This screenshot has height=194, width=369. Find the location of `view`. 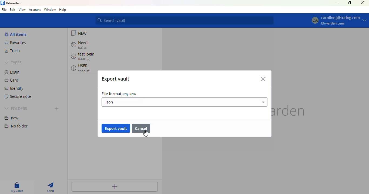

view is located at coordinates (22, 10).